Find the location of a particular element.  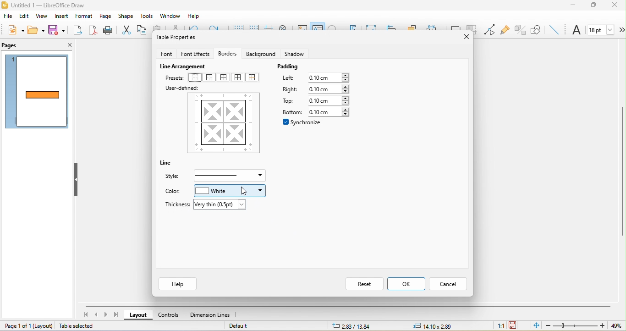

font is located at coordinates (166, 53).